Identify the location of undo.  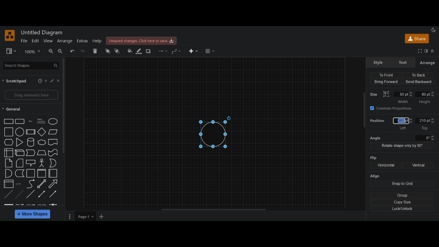
(73, 51).